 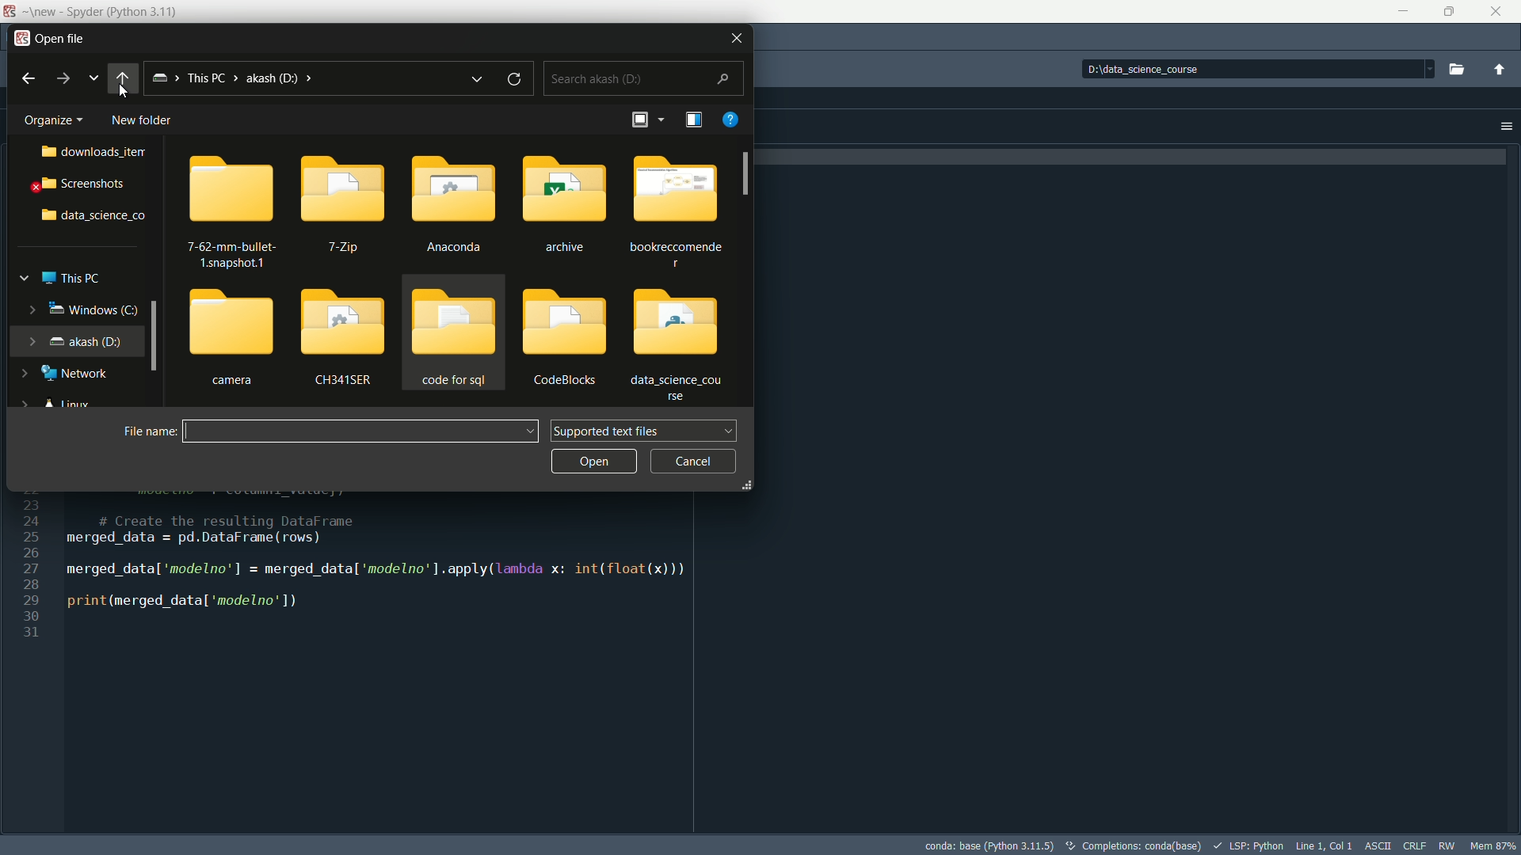 I want to click on expand, so click(x=747, y=484).